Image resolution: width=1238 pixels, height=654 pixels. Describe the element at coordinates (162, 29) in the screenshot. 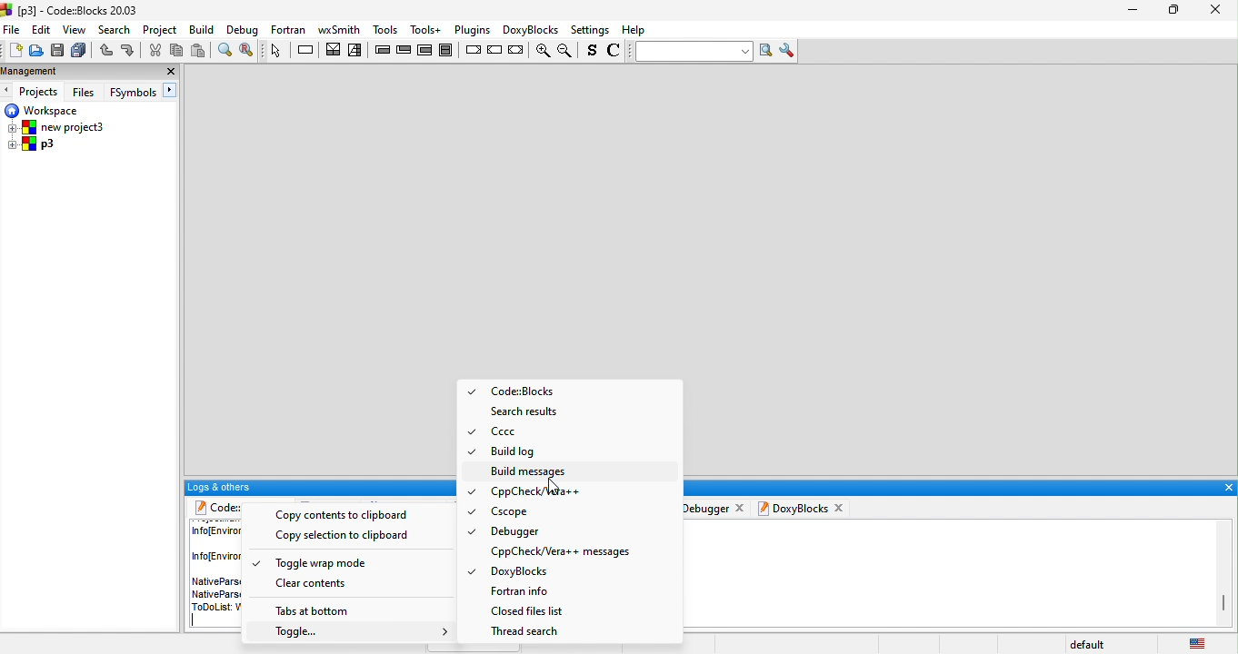

I see `project` at that location.